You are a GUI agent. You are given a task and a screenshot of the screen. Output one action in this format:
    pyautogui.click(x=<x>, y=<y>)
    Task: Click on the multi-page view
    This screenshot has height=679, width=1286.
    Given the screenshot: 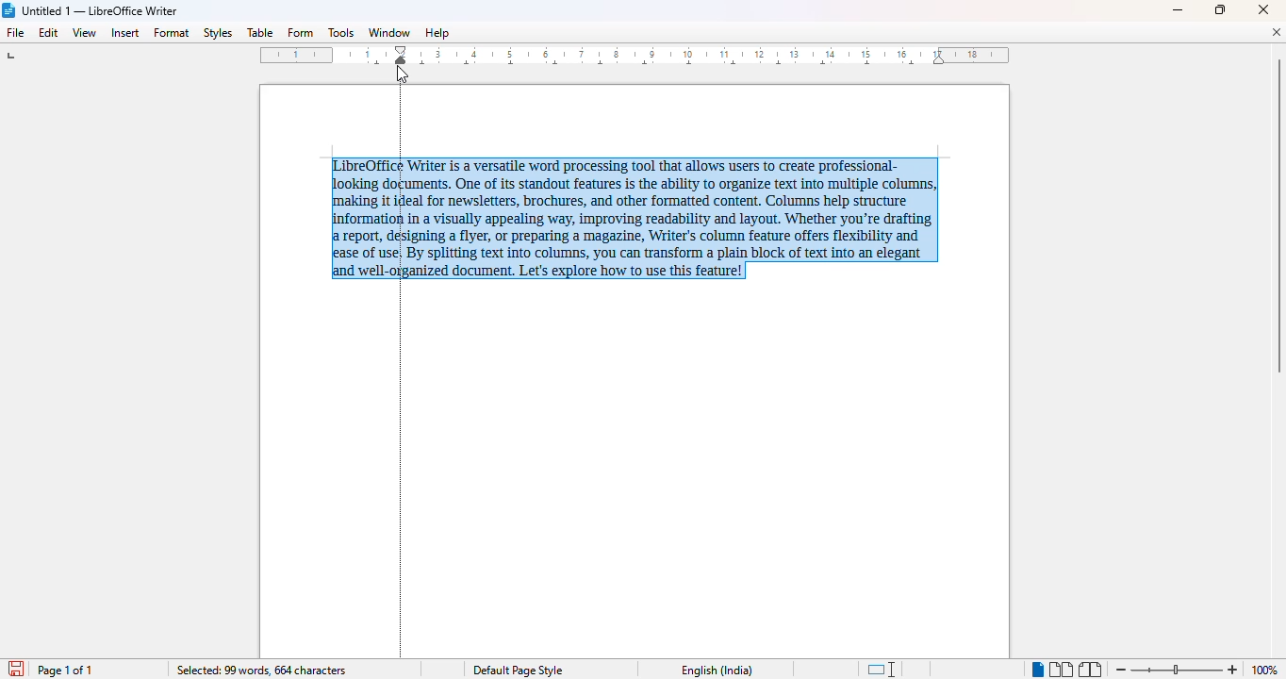 What is the action you would take?
    pyautogui.click(x=1062, y=670)
    